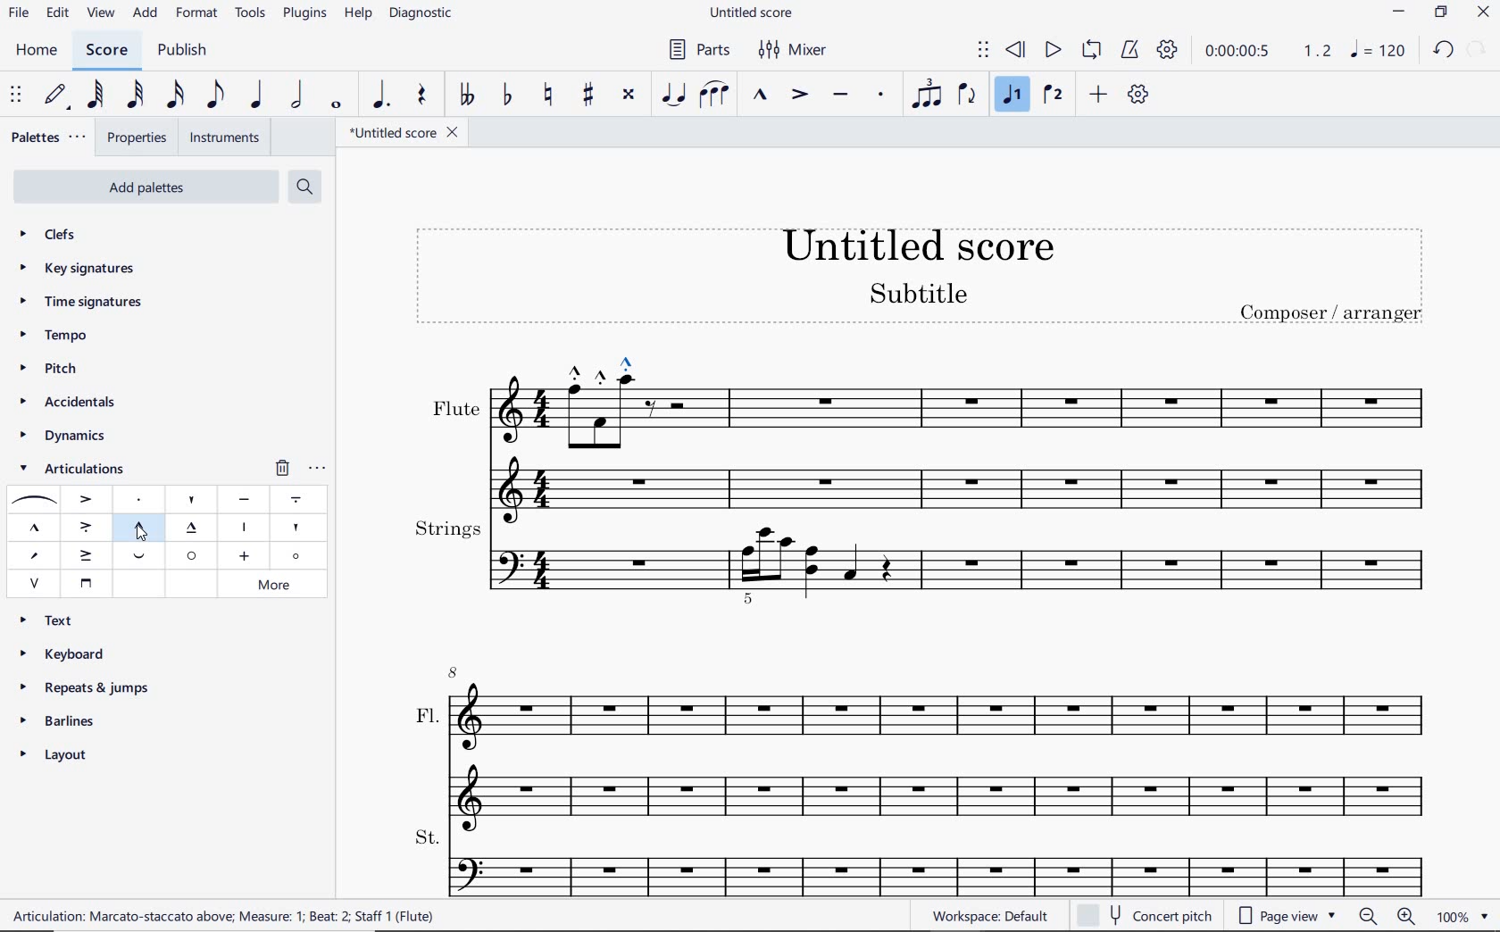 This screenshot has width=1500, height=932. Describe the element at coordinates (1444, 51) in the screenshot. I see `undo` at that location.